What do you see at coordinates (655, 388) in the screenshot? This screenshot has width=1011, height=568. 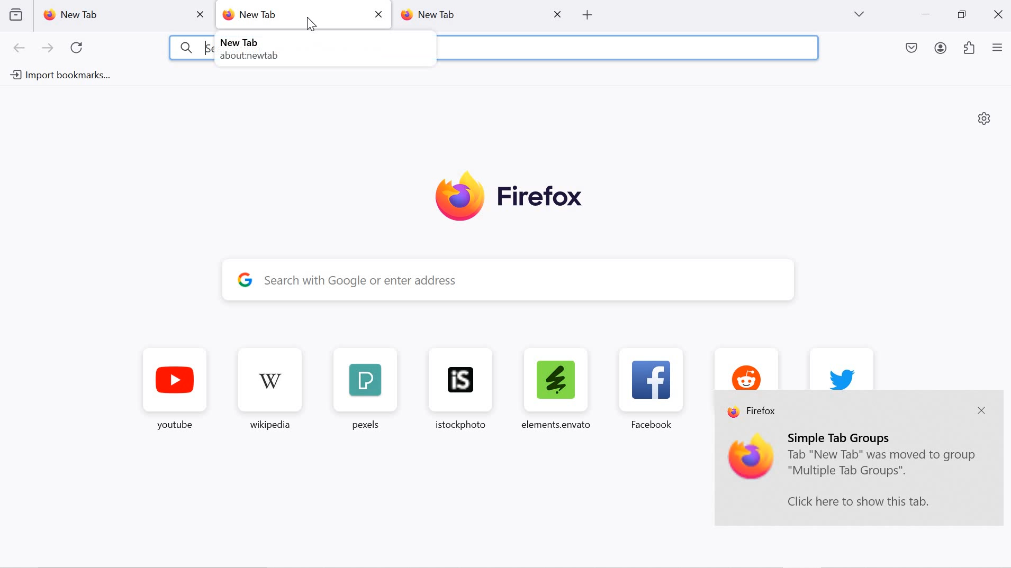 I see `facebook favorite` at bounding box center [655, 388].